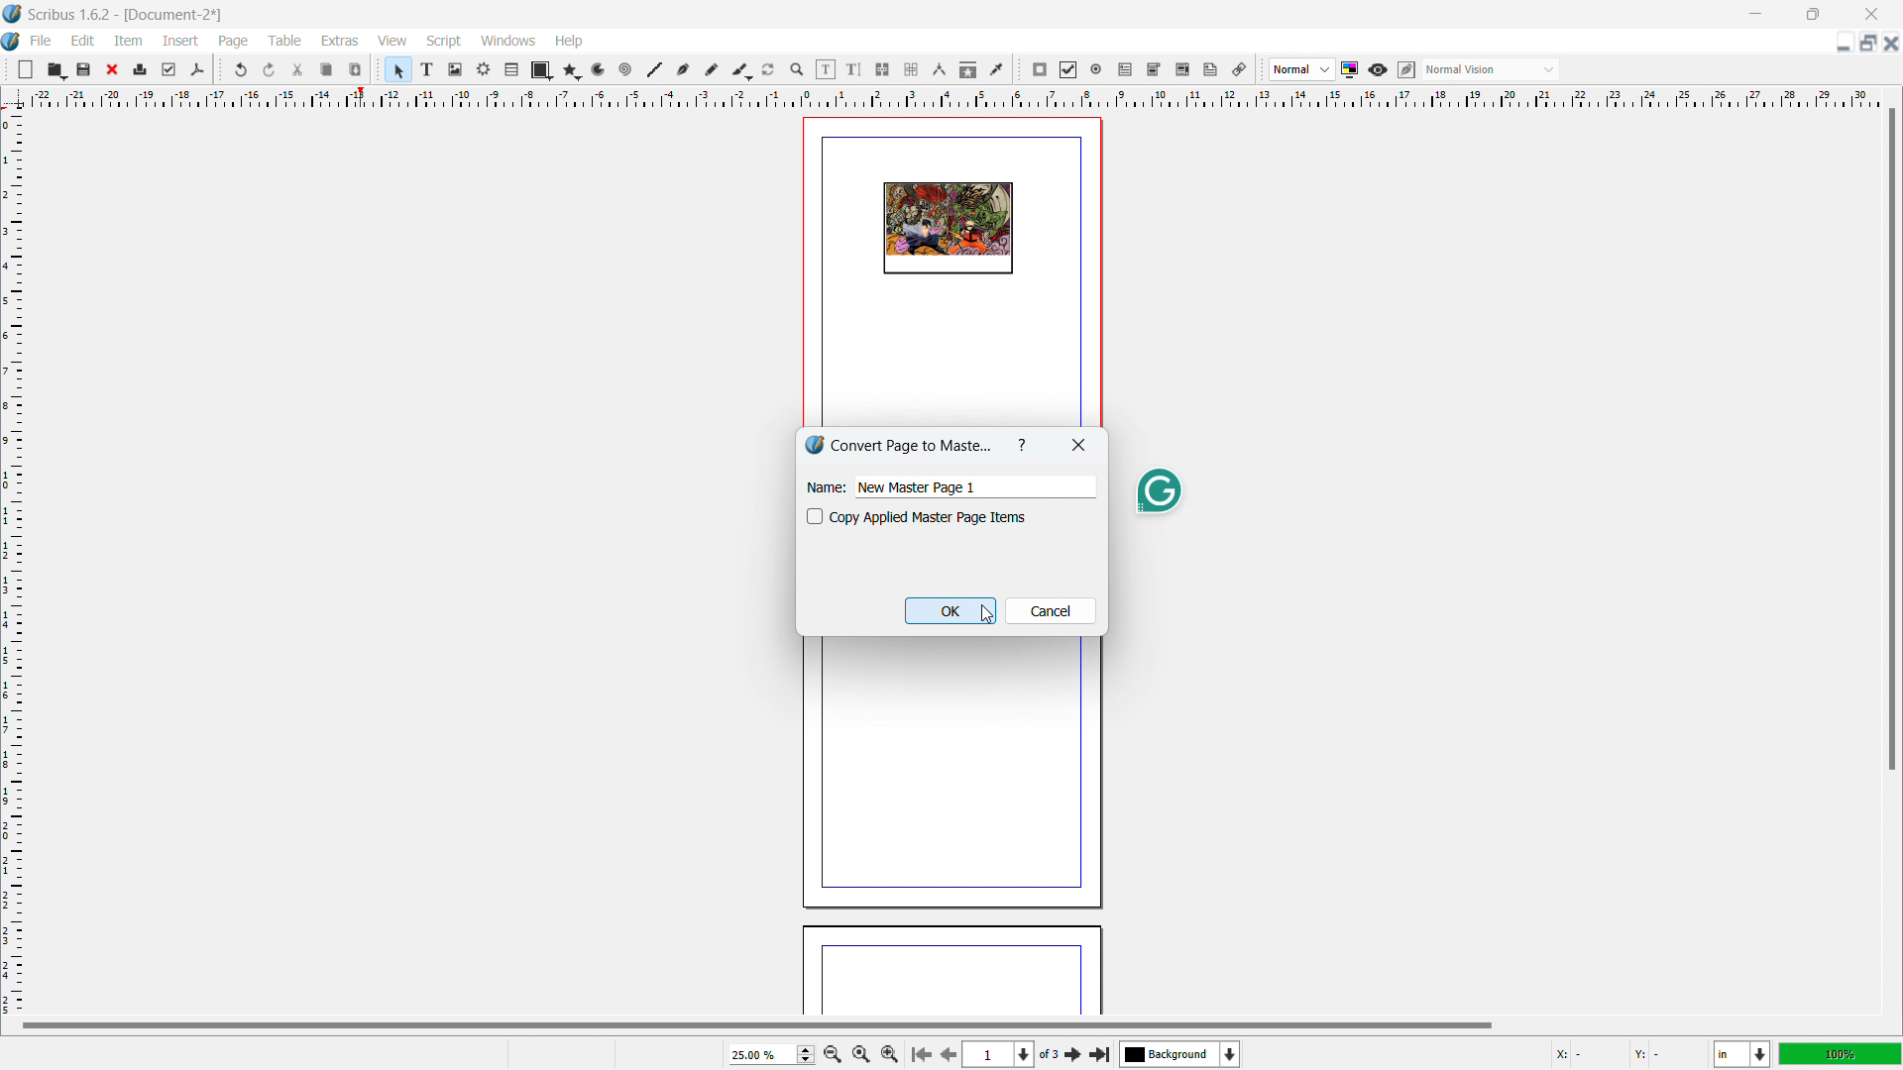 This screenshot has height=1070, width=1903. I want to click on pdf push button, so click(1040, 69).